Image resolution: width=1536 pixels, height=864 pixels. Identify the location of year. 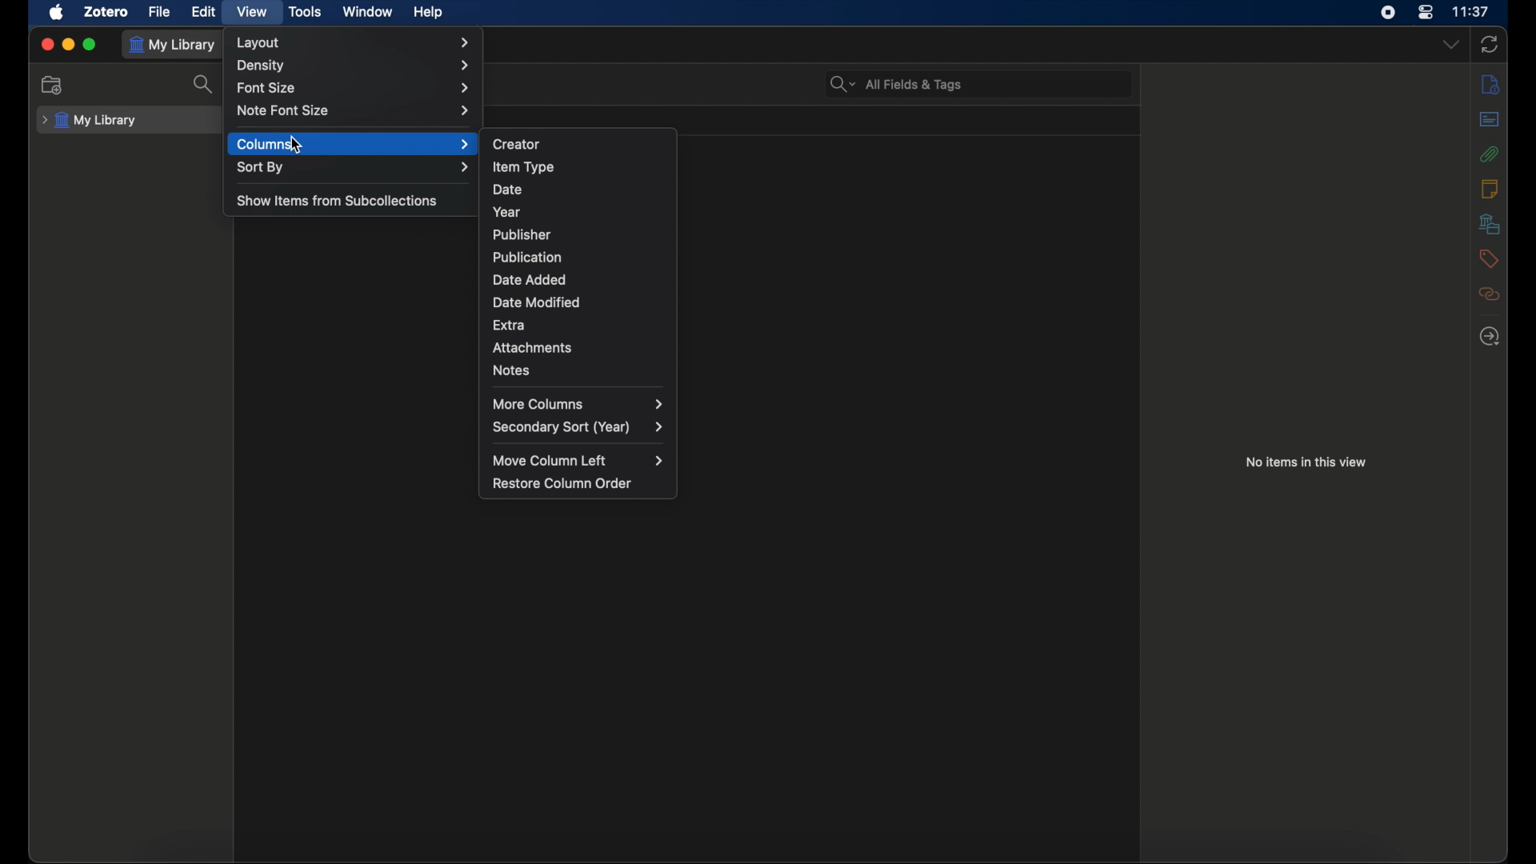
(507, 212).